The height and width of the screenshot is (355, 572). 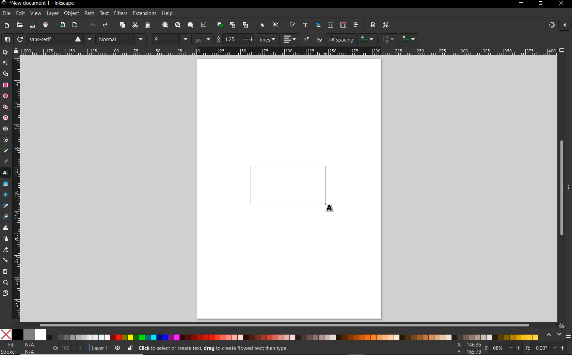 What do you see at coordinates (5, 217) in the screenshot?
I see `paint bucket tool` at bounding box center [5, 217].